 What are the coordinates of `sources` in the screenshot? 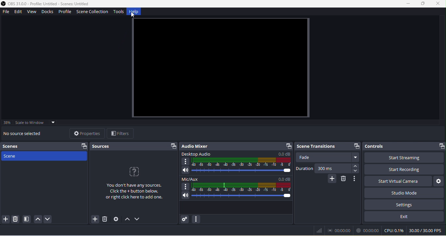 It's located at (134, 146).